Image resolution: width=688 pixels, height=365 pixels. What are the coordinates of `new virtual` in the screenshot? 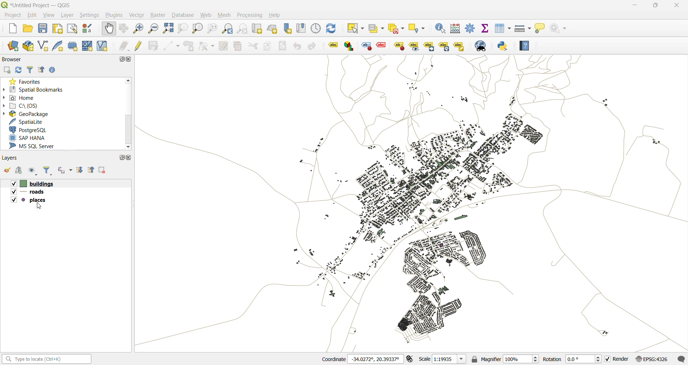 It's located at (103, 46).